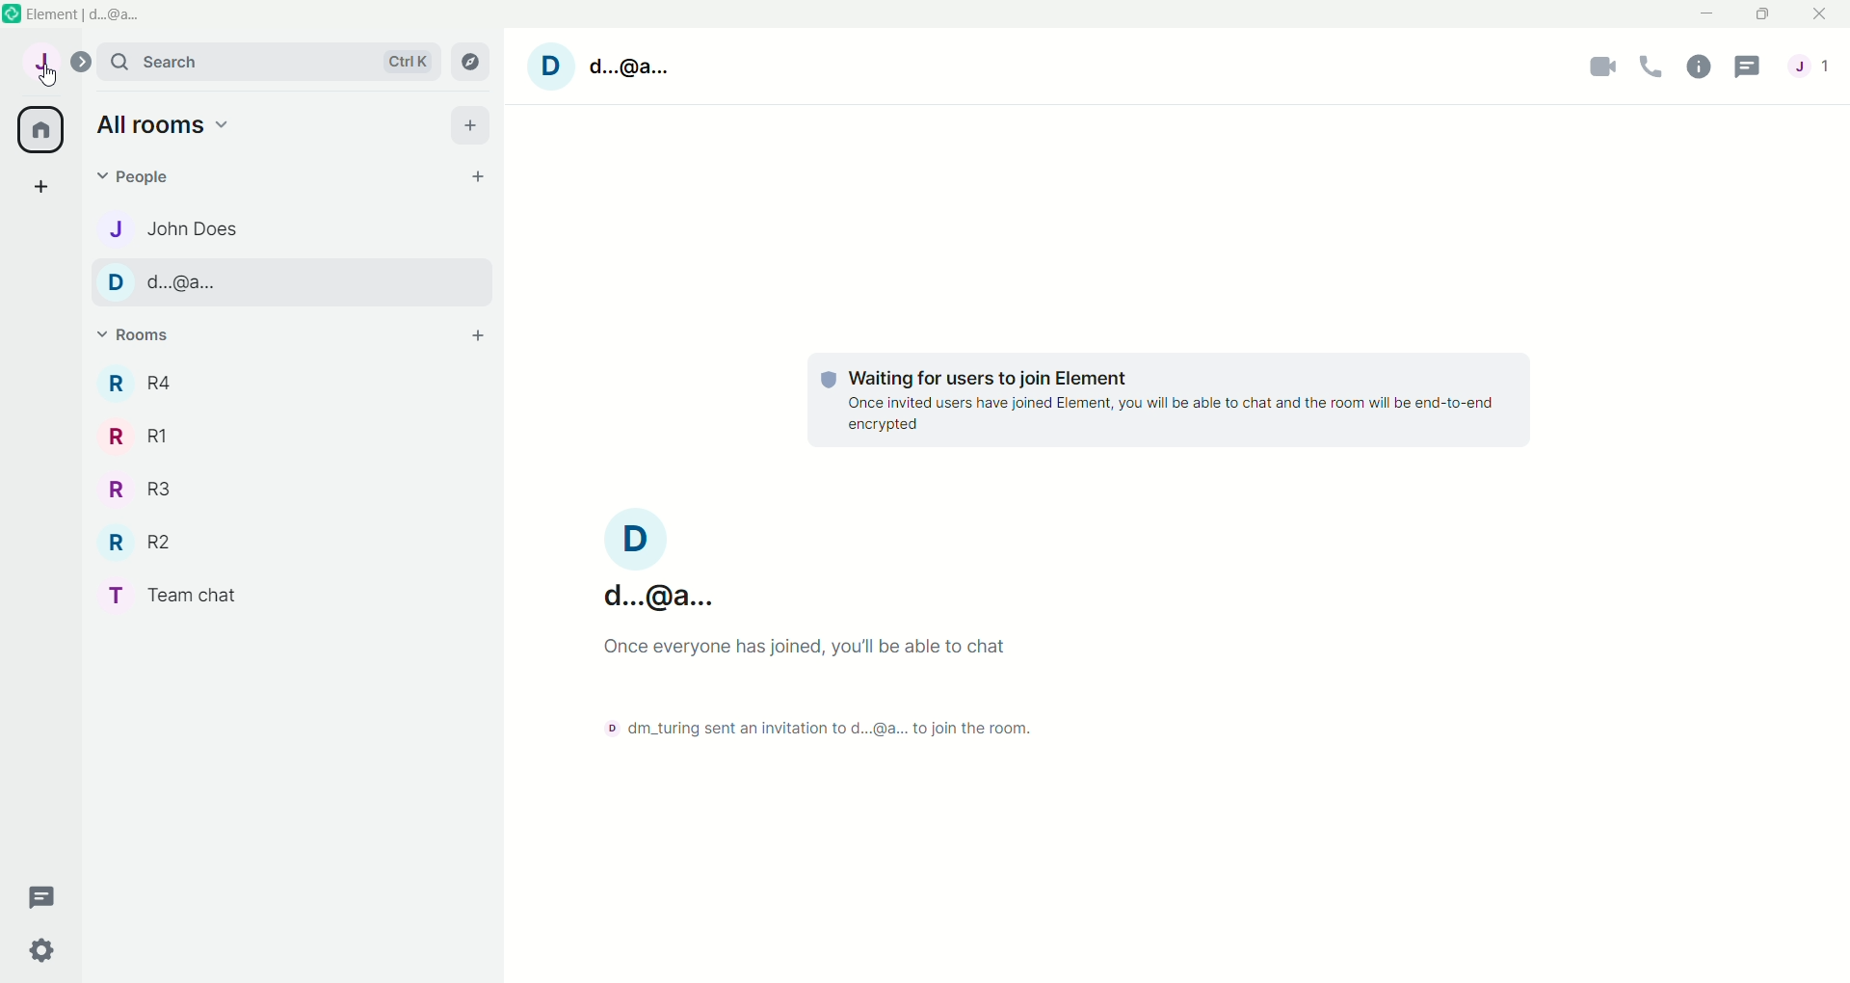 This screenshot has width=1850, height=983. I want to click on Search bar, so click(269, 64).